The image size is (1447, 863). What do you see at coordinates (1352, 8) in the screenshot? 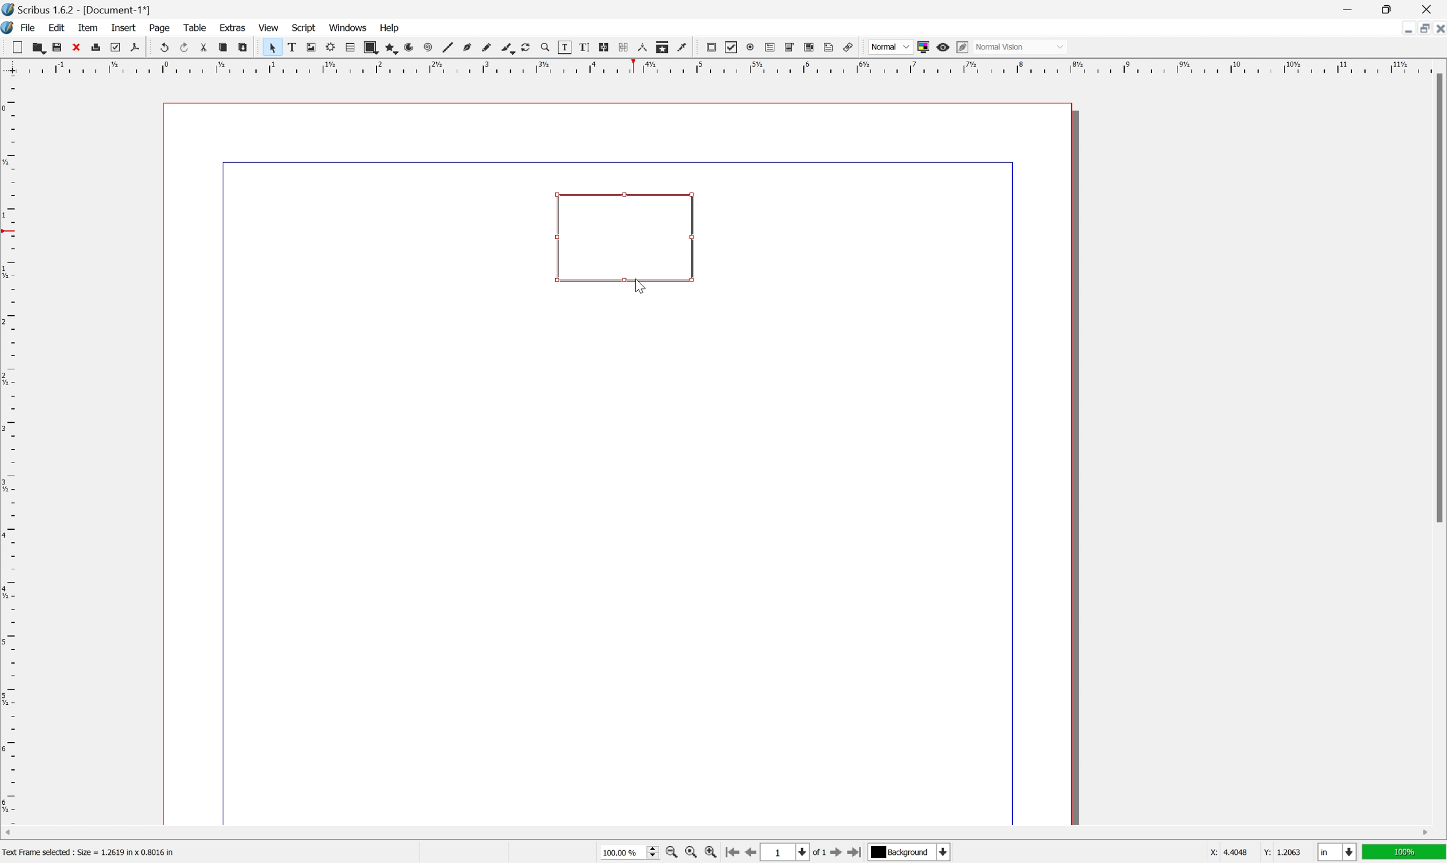
I see `minimize` at bounding box center [1352, 8].